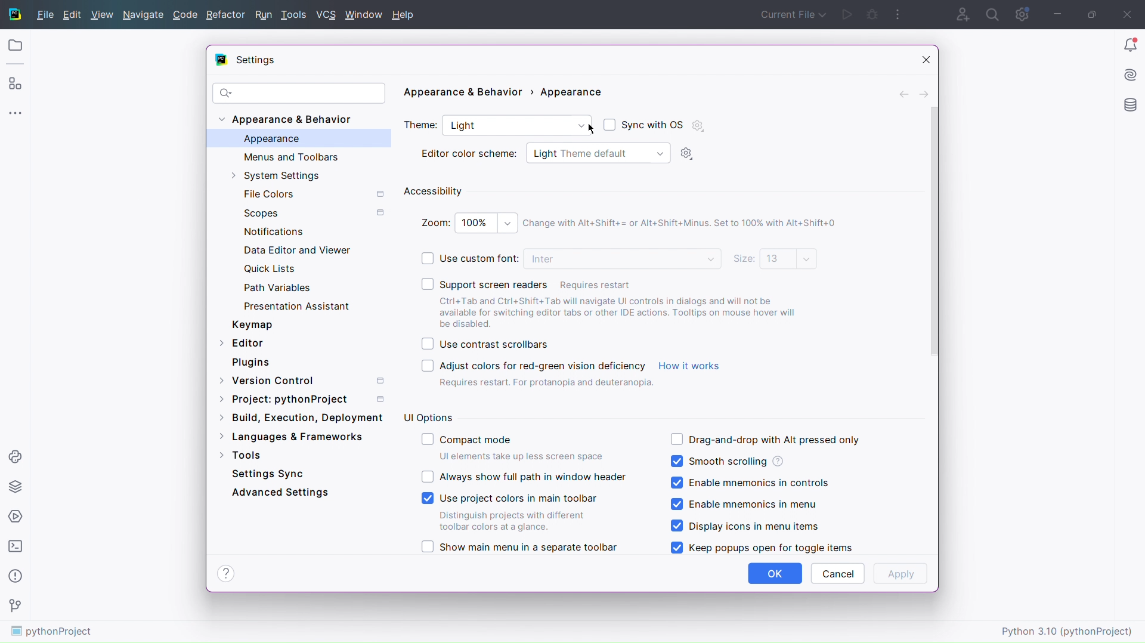 The width and height of the screenshot is (1145, 643). I want to click on Path Variables, so click(280, 287).